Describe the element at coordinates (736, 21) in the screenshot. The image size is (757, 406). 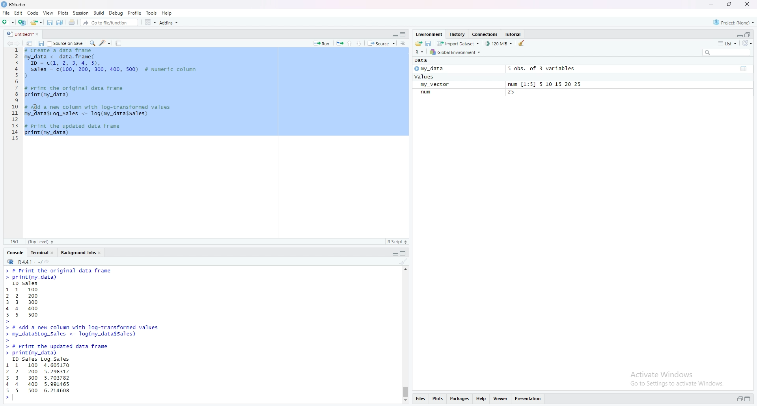
I see `Project:(None)` at that location.